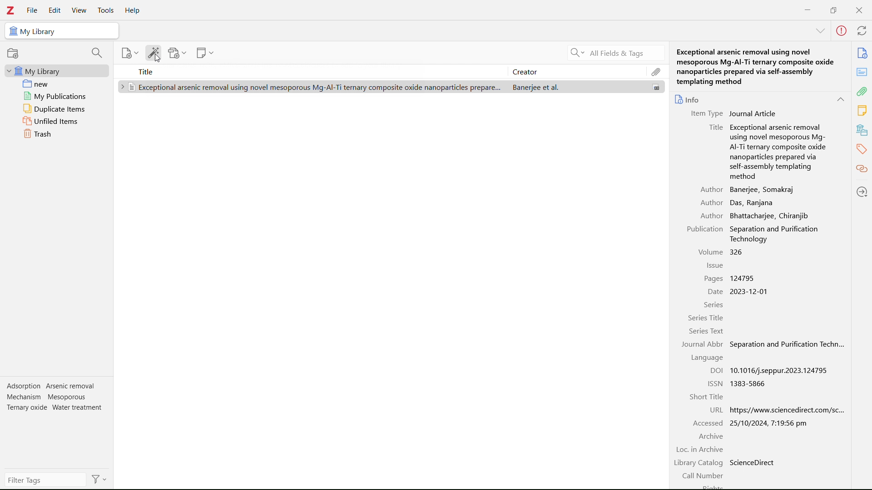 The image size is (872, 490). What do you see at coordinates (311, 86) in the screenshot?
I see `Exceptional arsenic removal using novel Mesoporous Mg-Al-Ti ternary composite oxides nanoparticles prepared via Self-Assembly templating method` at bounding box center [311, 86].